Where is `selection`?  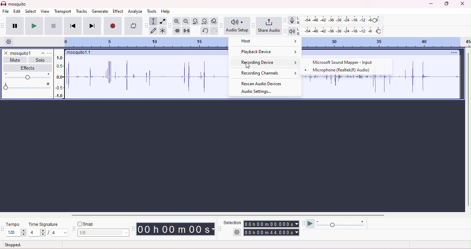
selection is located at coordinates (232, 222).